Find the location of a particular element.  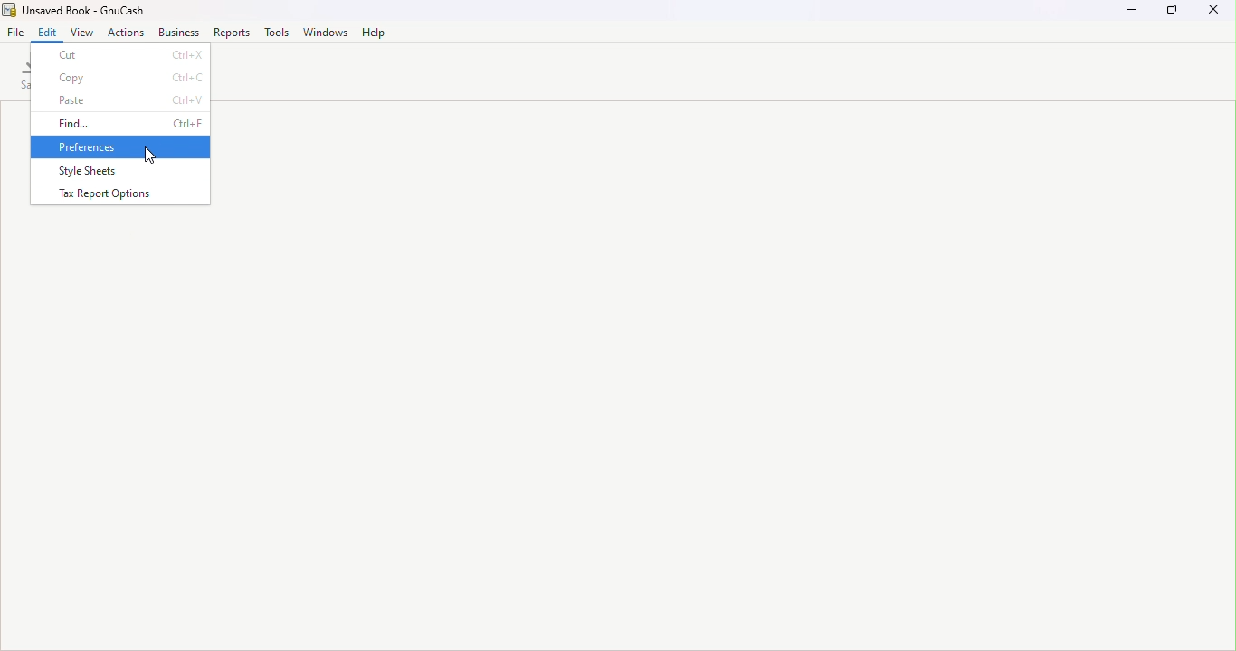

Find is located at coordinates (120, 124).